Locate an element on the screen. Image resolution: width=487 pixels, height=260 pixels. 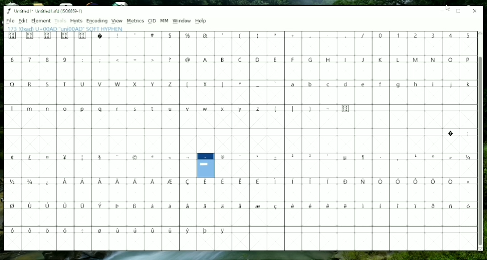
Minimize is located at coordinates (442, 10).